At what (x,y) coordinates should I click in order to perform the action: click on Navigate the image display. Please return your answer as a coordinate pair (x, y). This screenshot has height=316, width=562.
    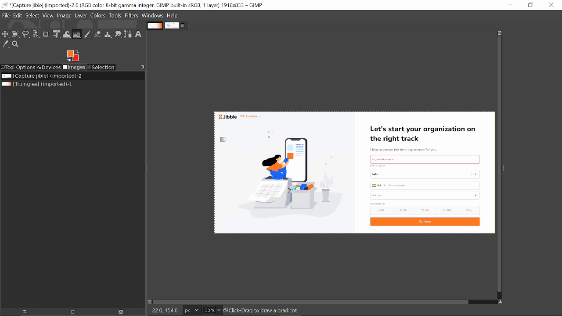
    Looking at the image, I should click on (500, 302).